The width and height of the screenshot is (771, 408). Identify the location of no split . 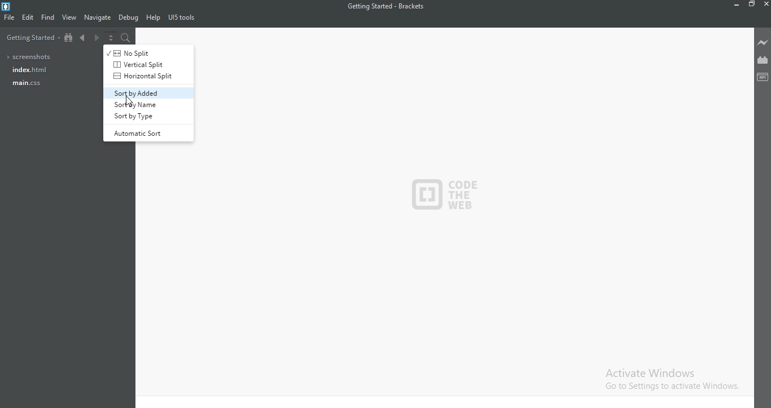
(140, 52).